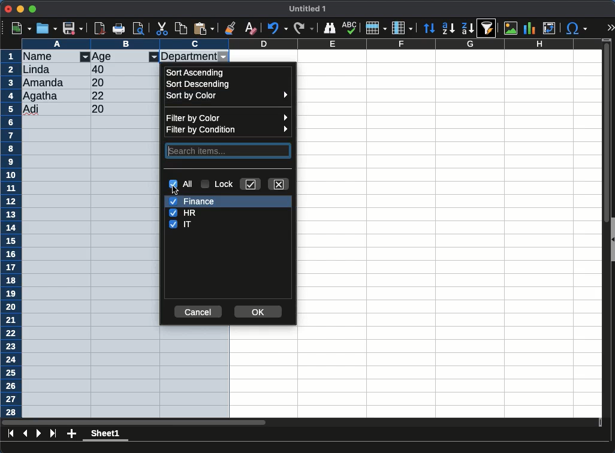 Image resolution: width=615 pixels, height=453 pixels. I want to click on cut, so click(162, 28).